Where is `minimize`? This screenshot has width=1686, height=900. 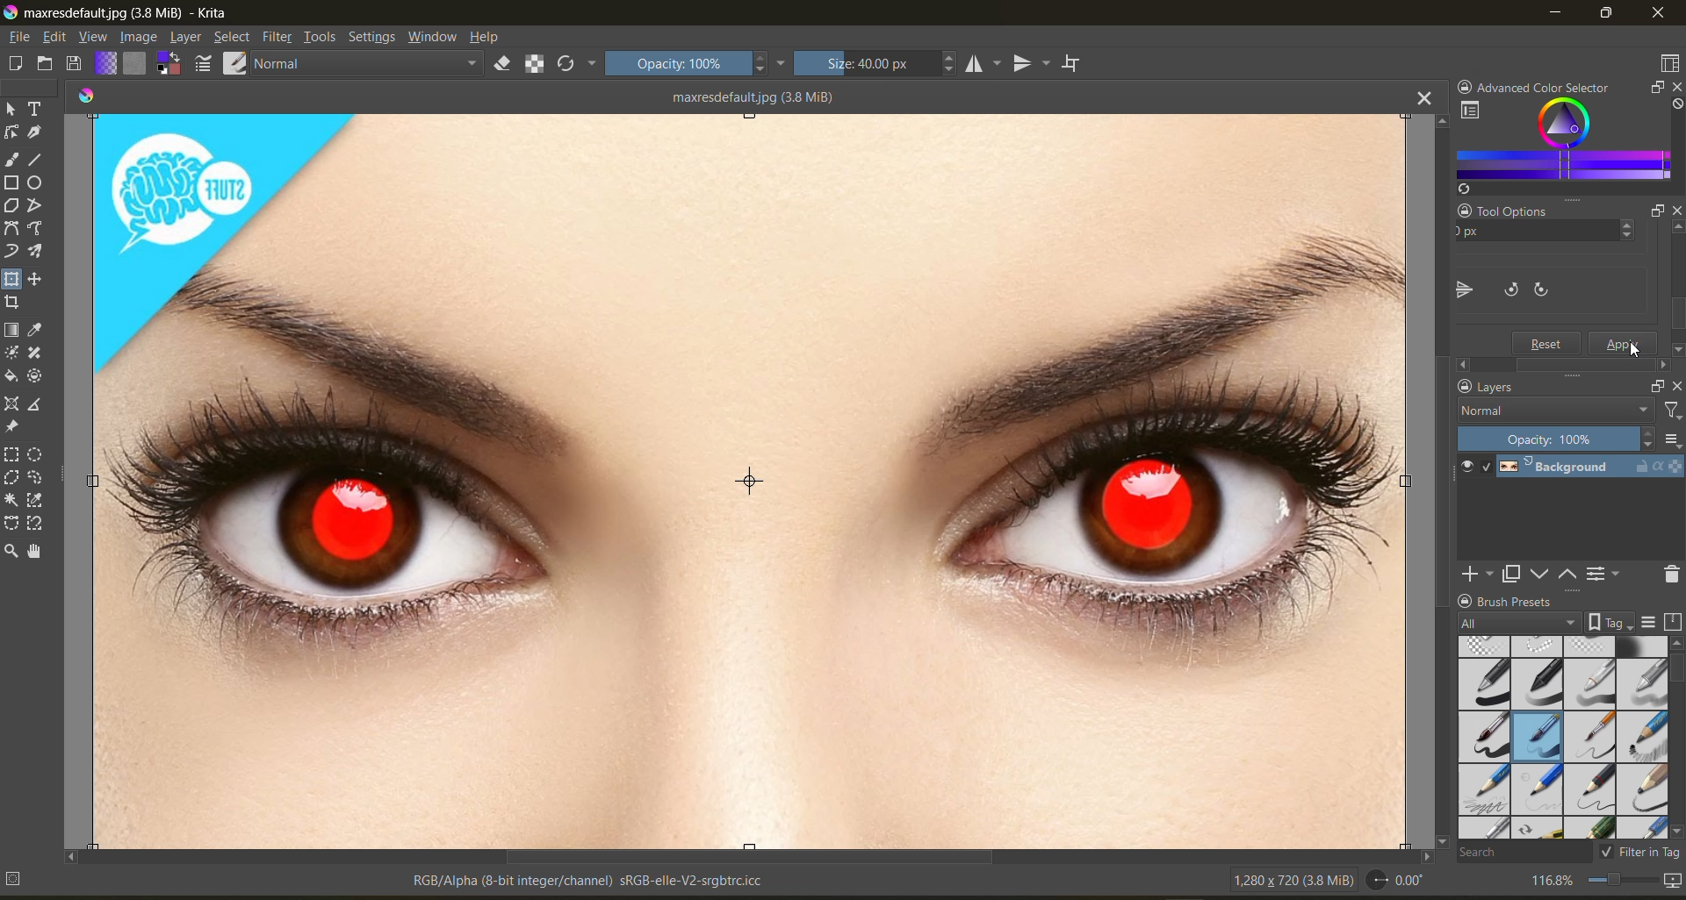
minimize is located at coordinates (1557, 16).